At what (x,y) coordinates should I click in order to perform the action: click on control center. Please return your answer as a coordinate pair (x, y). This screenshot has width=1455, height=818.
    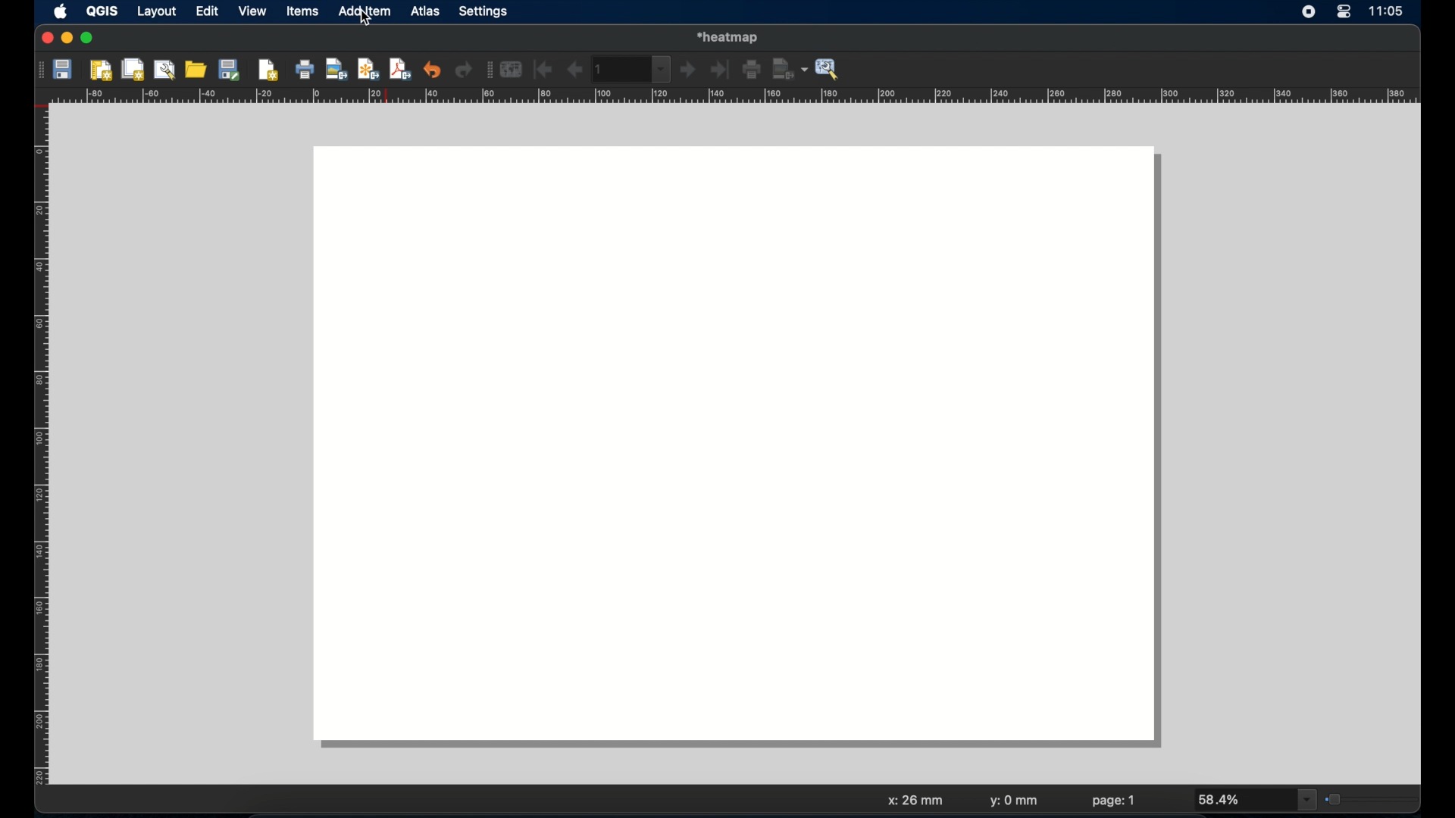
    Looking at the image, I should click on (1344, 13).